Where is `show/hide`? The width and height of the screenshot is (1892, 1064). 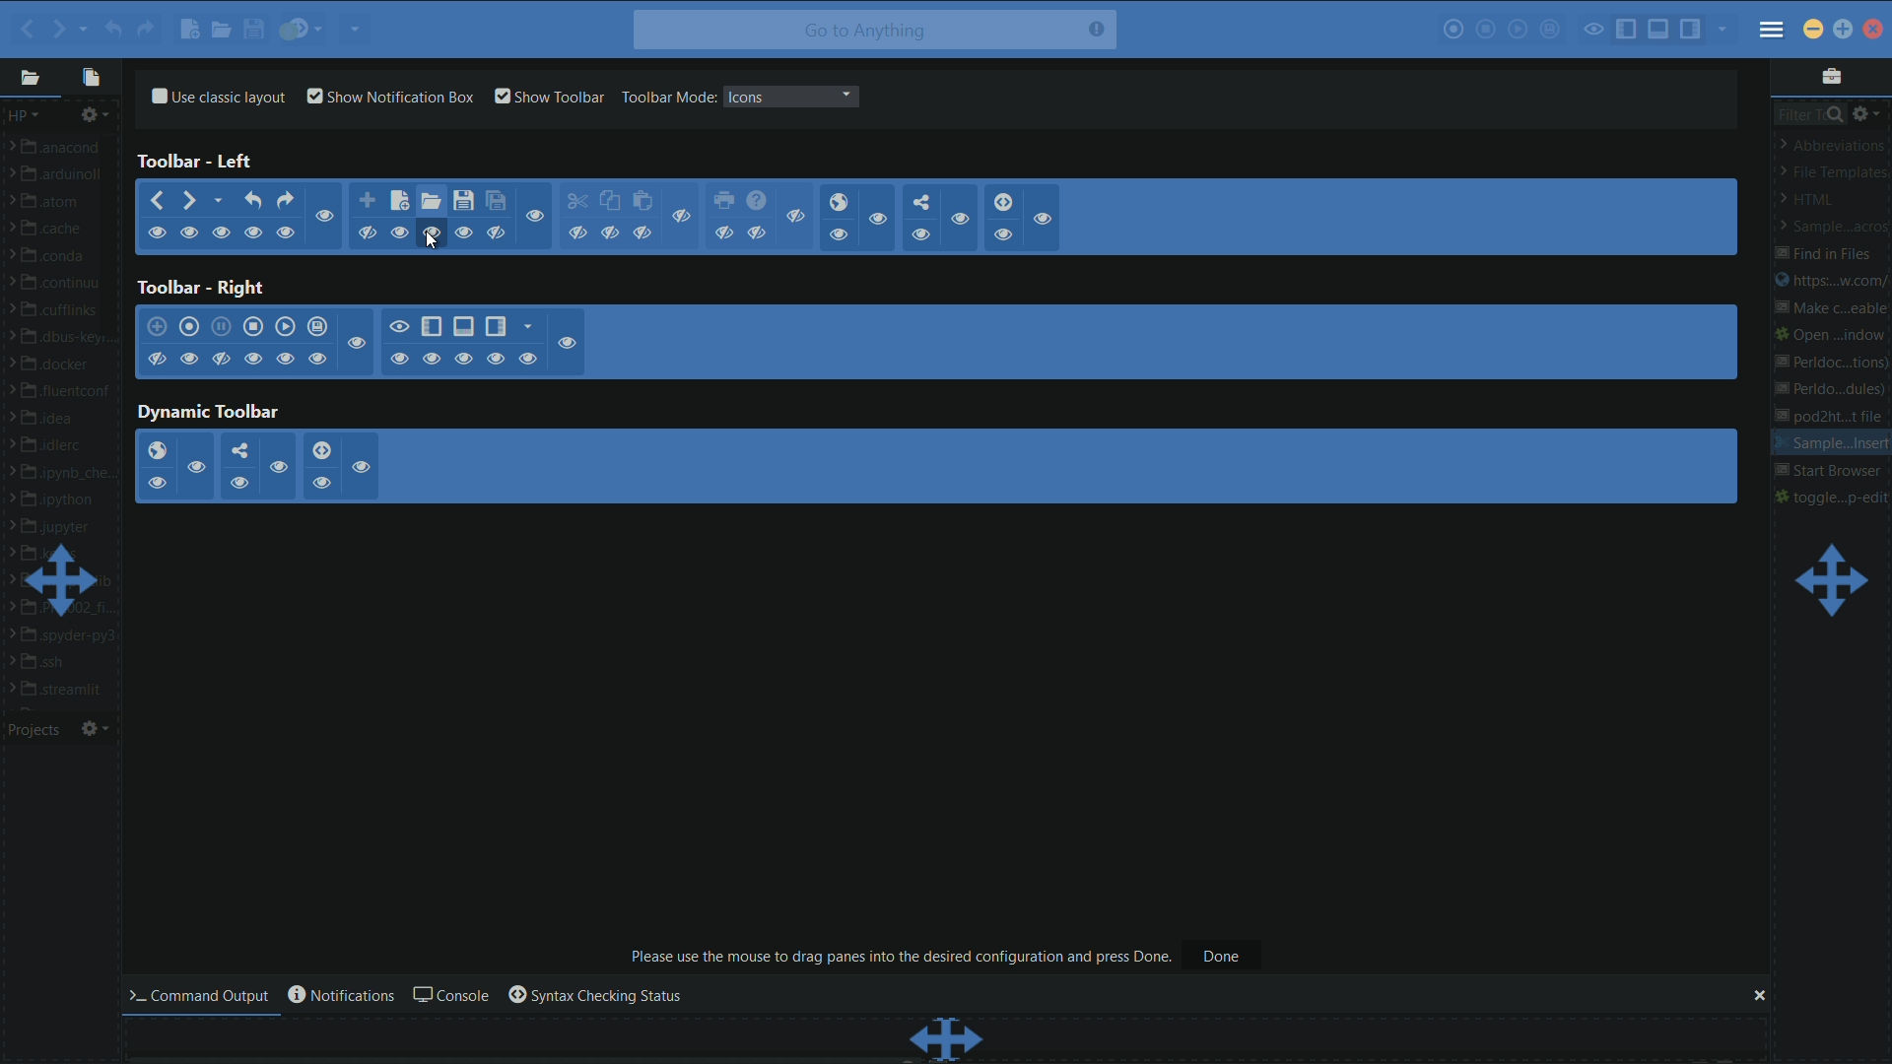 show/hide is located at coordinates (577, 234).